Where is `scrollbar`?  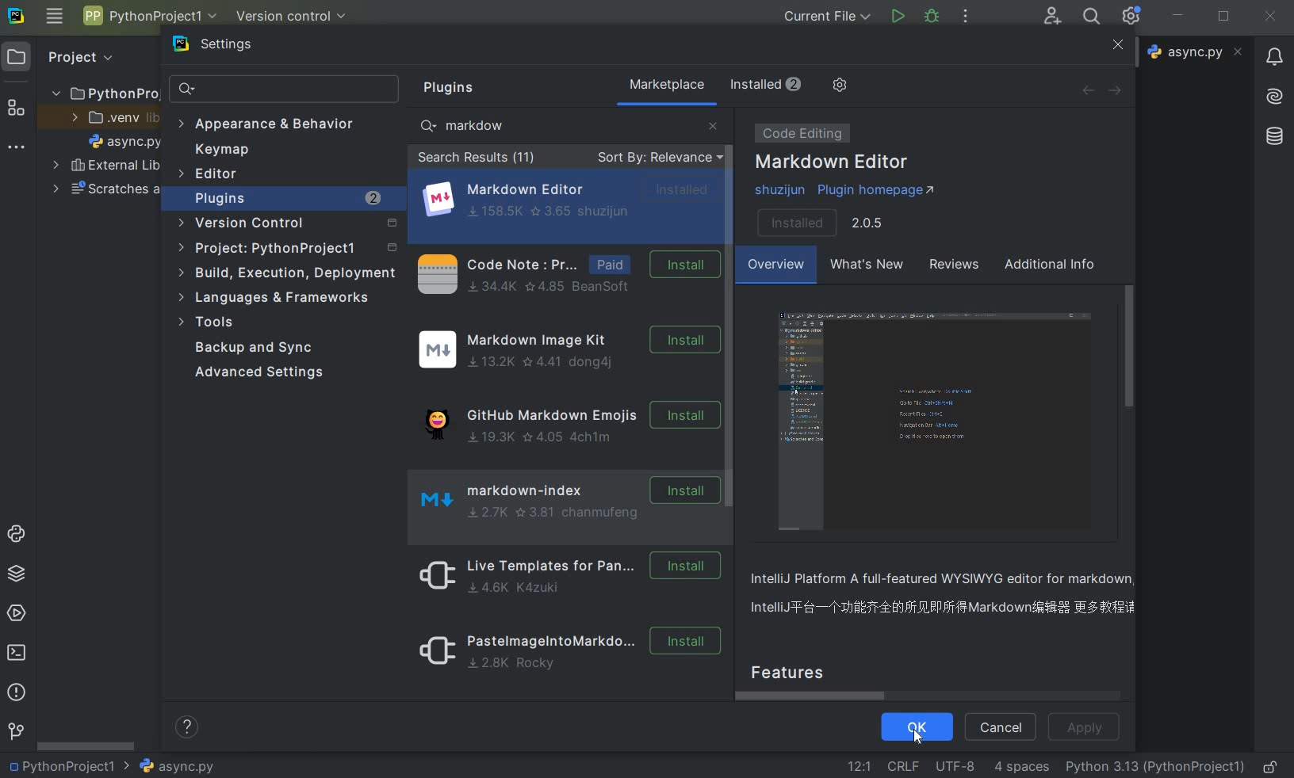
scrollbar is located at coordinates (732, 312).